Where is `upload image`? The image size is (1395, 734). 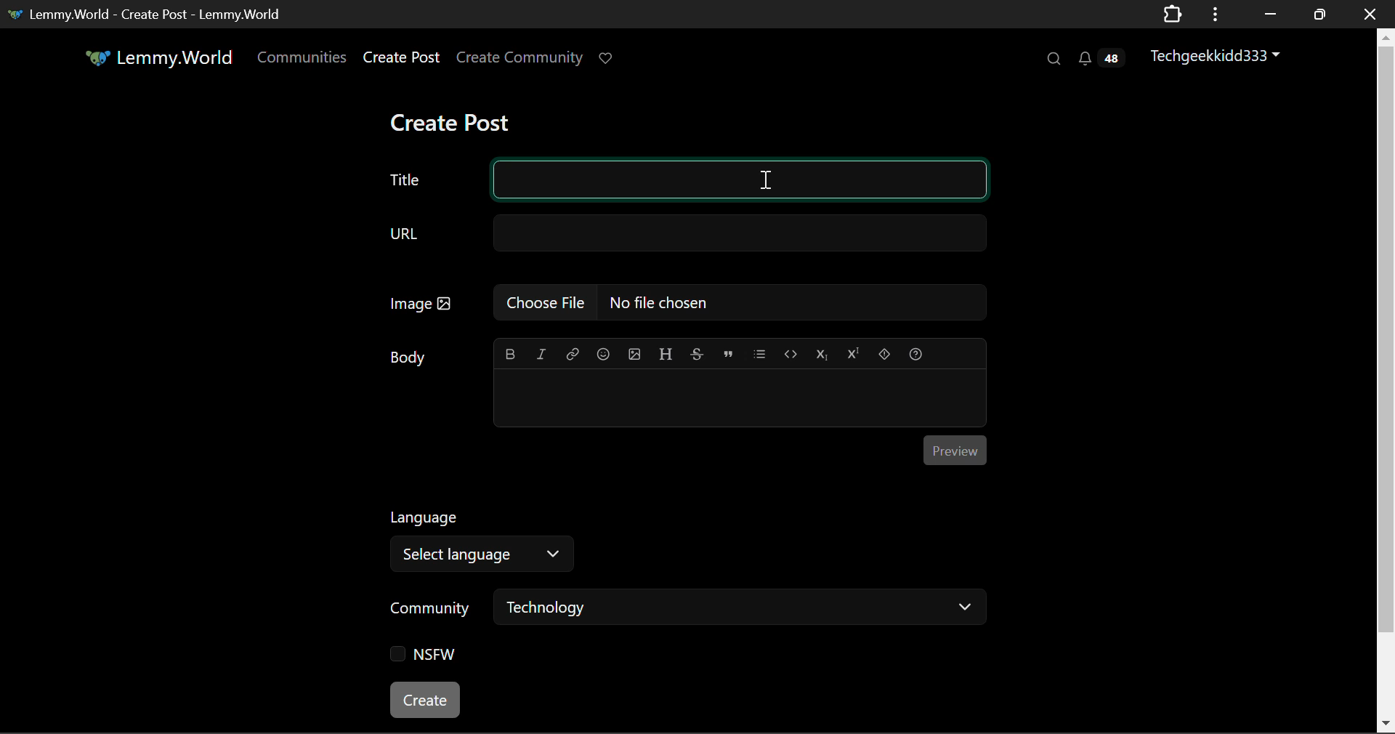
upload image is located at coordinates (634, 352).